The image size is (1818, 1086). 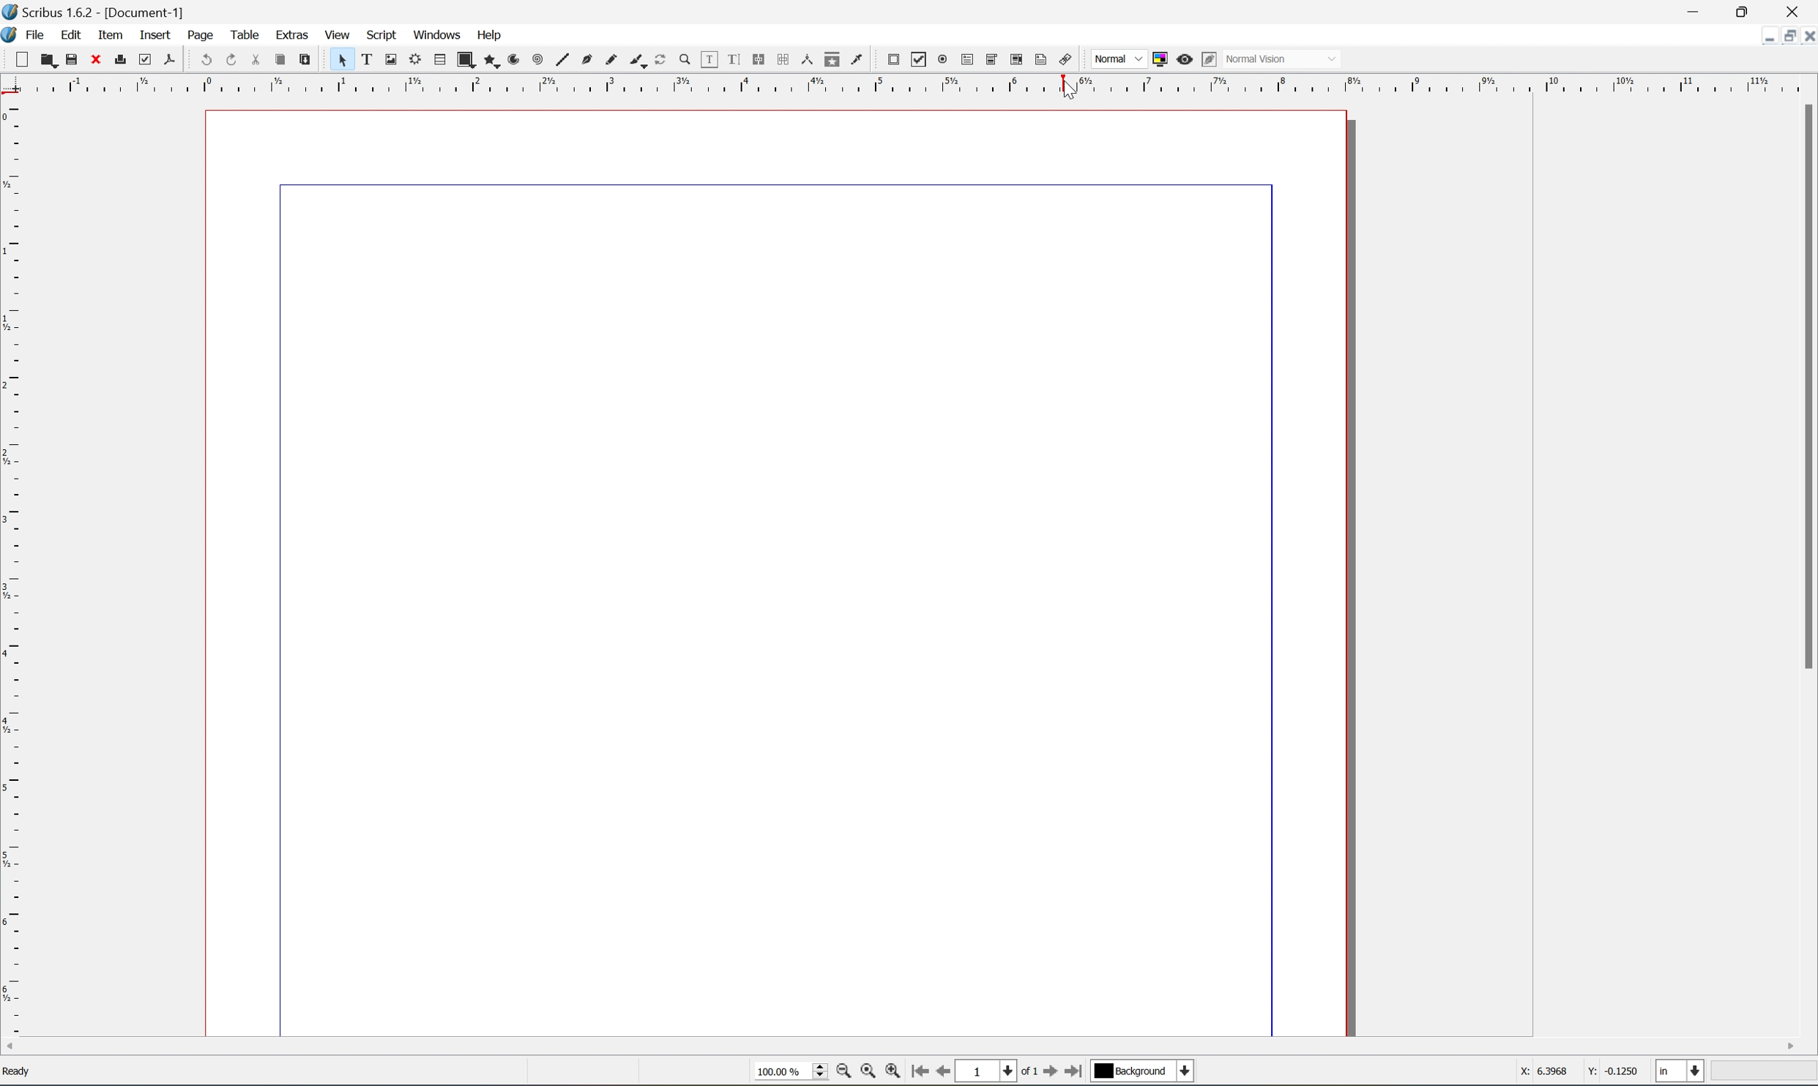 What do you see at coordinates (1184, 58) in the screenshot?
I see `preview mode` at bounding box center [1184, 58].